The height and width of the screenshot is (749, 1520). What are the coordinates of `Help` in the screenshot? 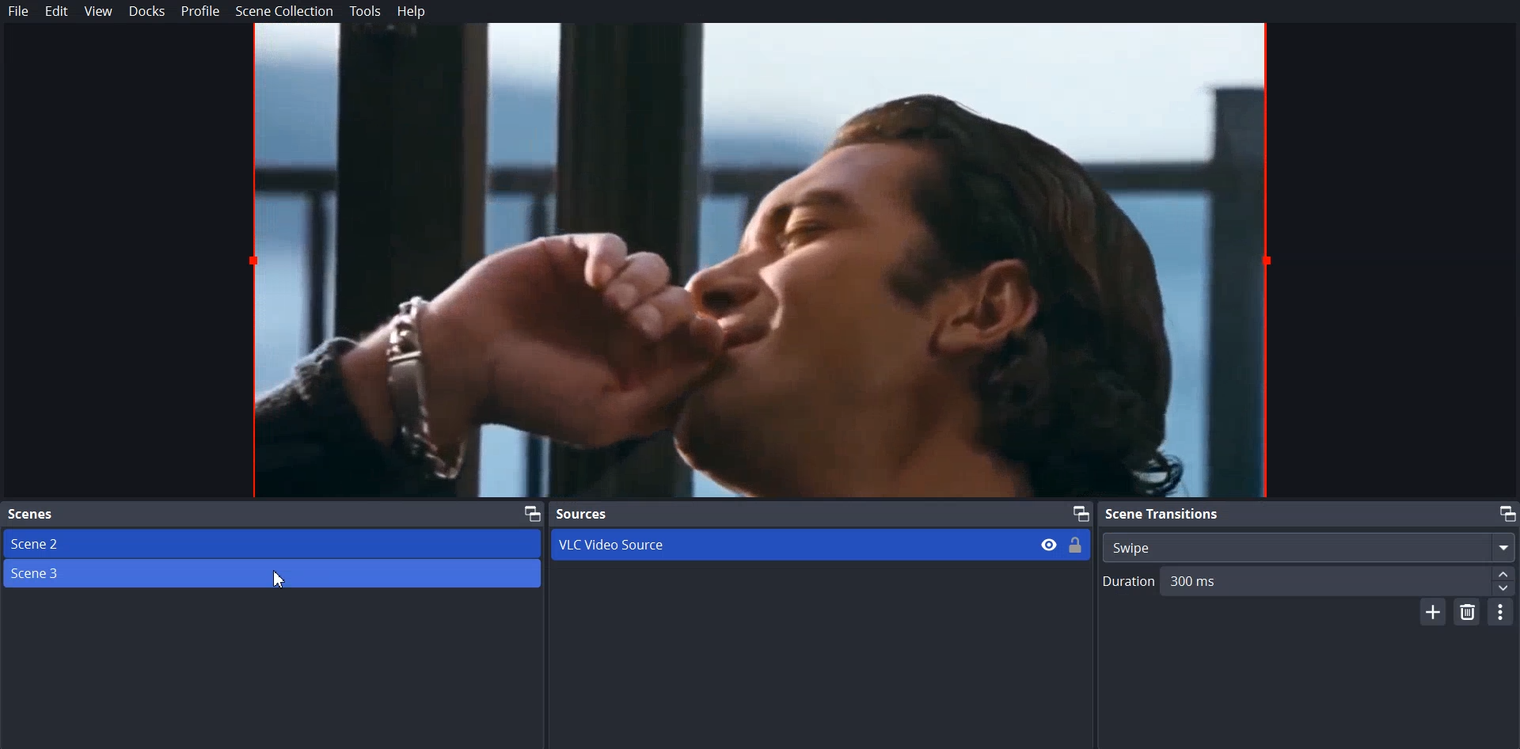 It's located at (407, 11).